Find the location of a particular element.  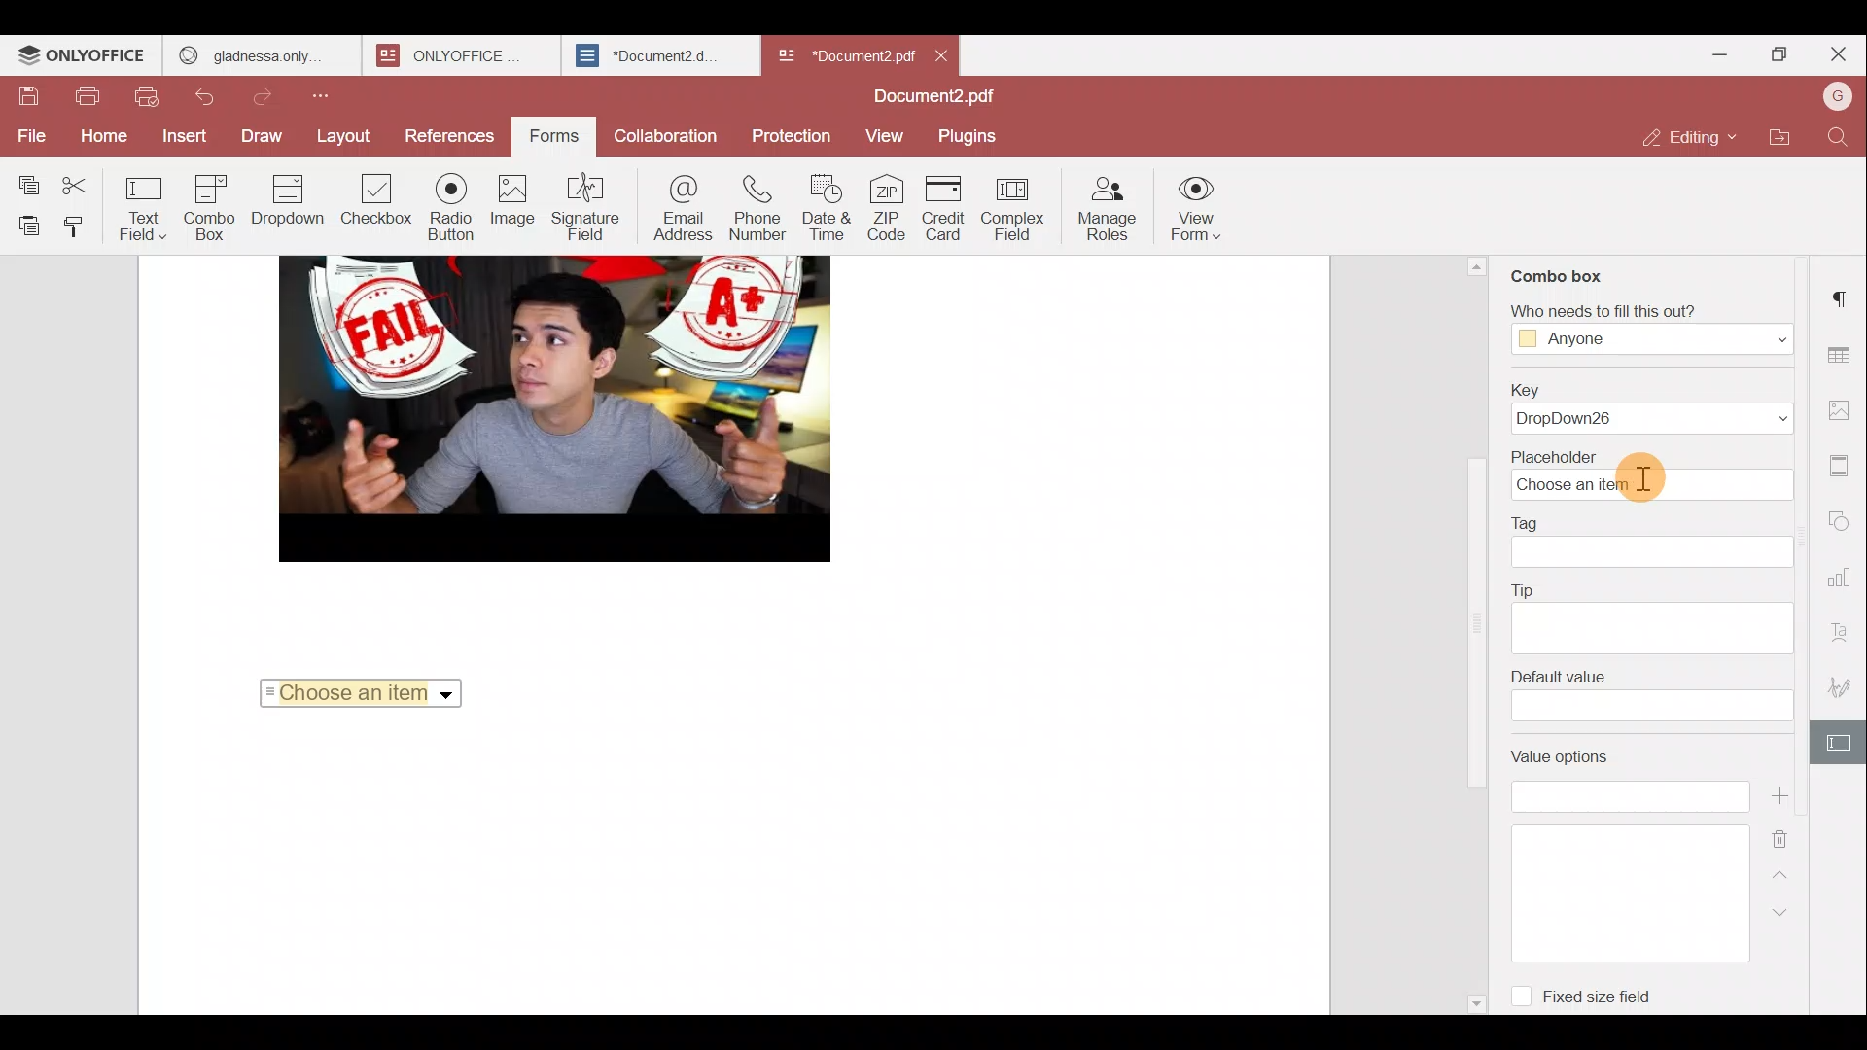

Minimize is located at coordinates (1705, 58).